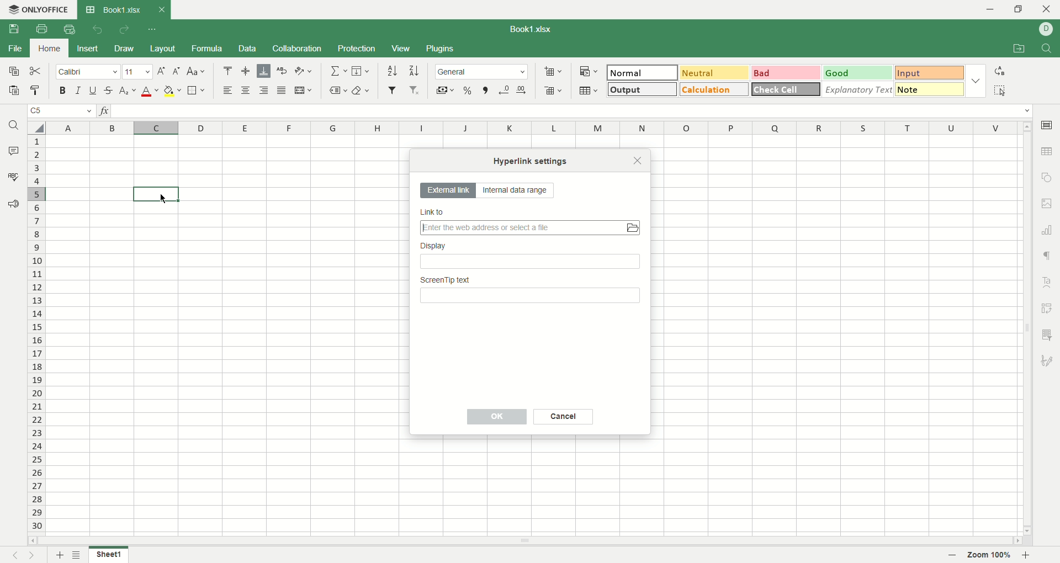 The image size is (1060, 563). I want to click on increase font size, so click(161, 73).